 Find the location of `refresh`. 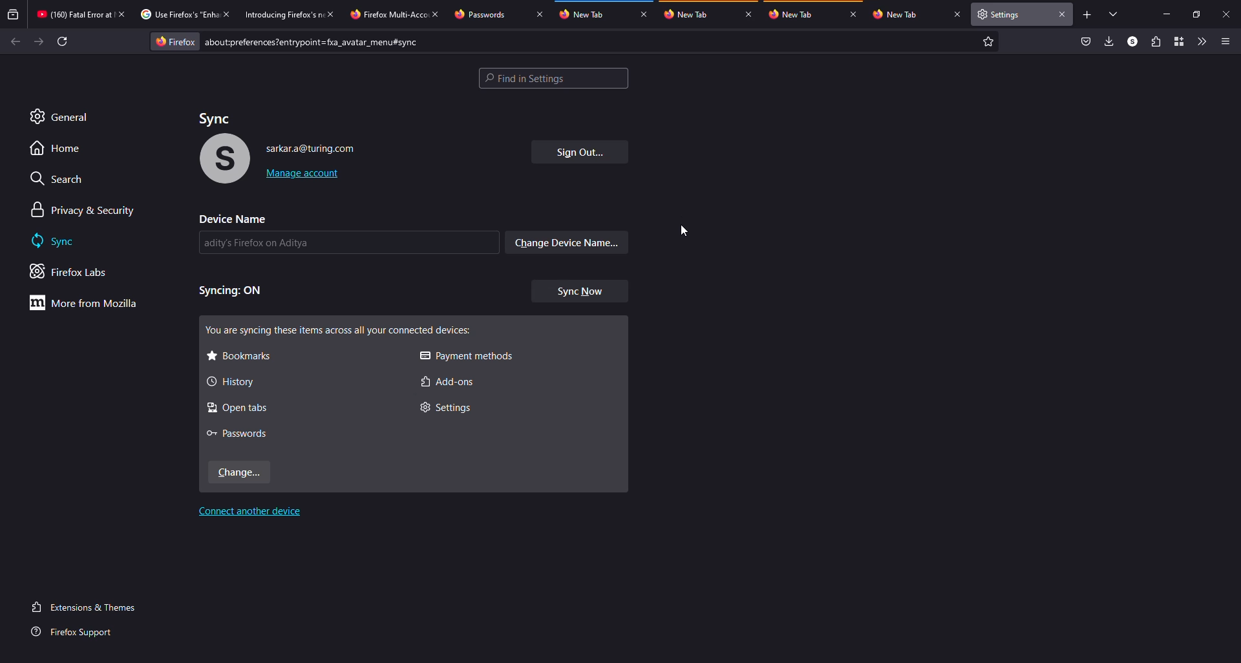

refresh is located at coordinates (64, 41).